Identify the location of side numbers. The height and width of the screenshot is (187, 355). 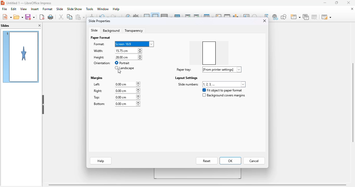
(187, 85).